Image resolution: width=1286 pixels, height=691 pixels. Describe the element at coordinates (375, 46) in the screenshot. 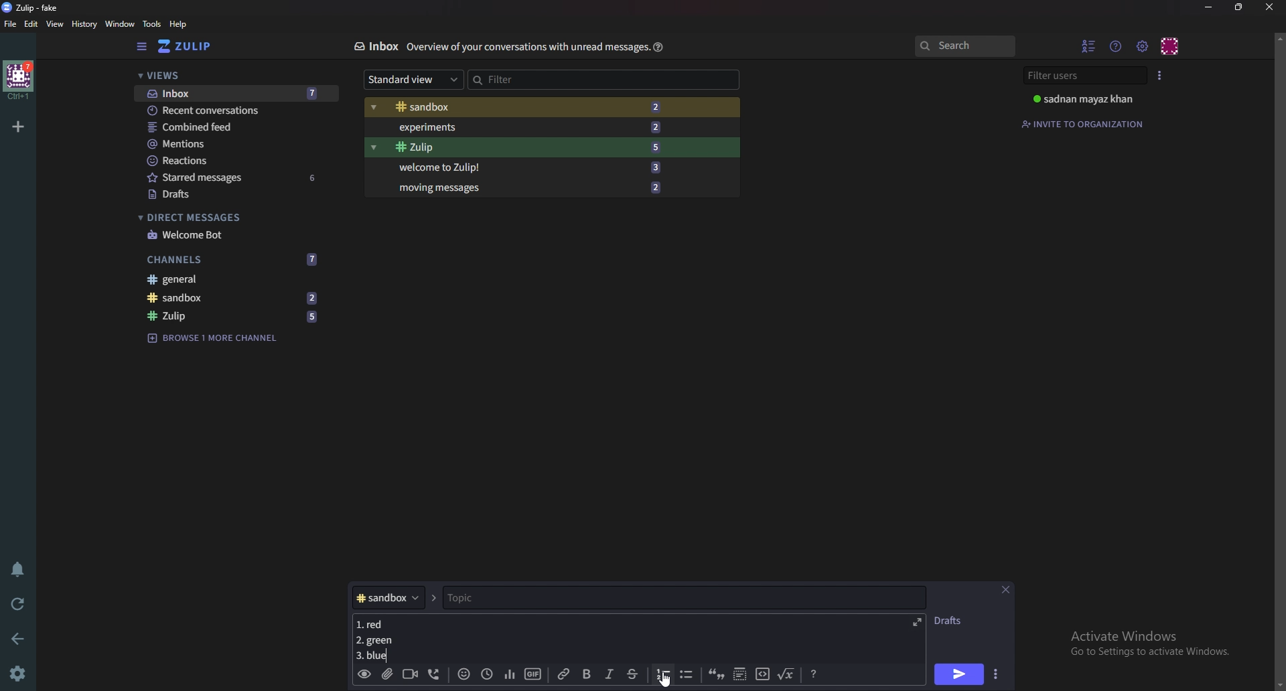

I see `Inbox` at that location.